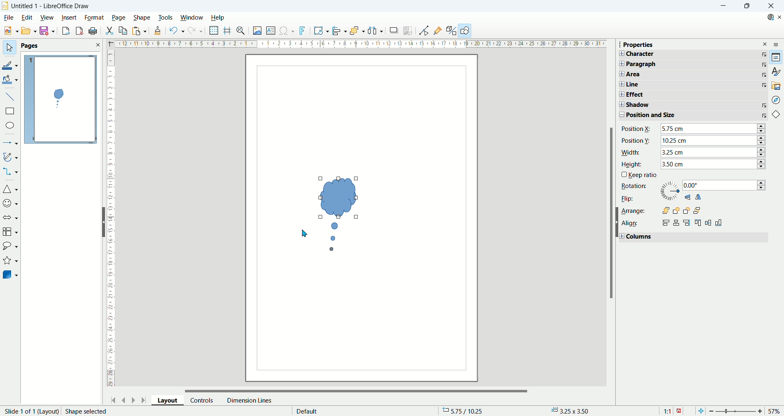 The image size is (784, 416). I want to click on 3D object, so click(11, 275).